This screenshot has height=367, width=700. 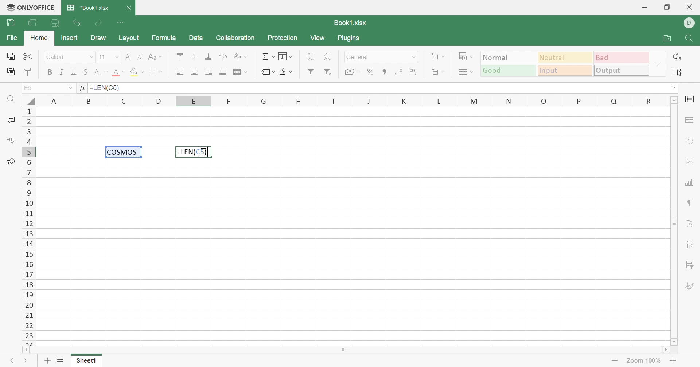 I want to click on Font color, so click(x=119, y=72).